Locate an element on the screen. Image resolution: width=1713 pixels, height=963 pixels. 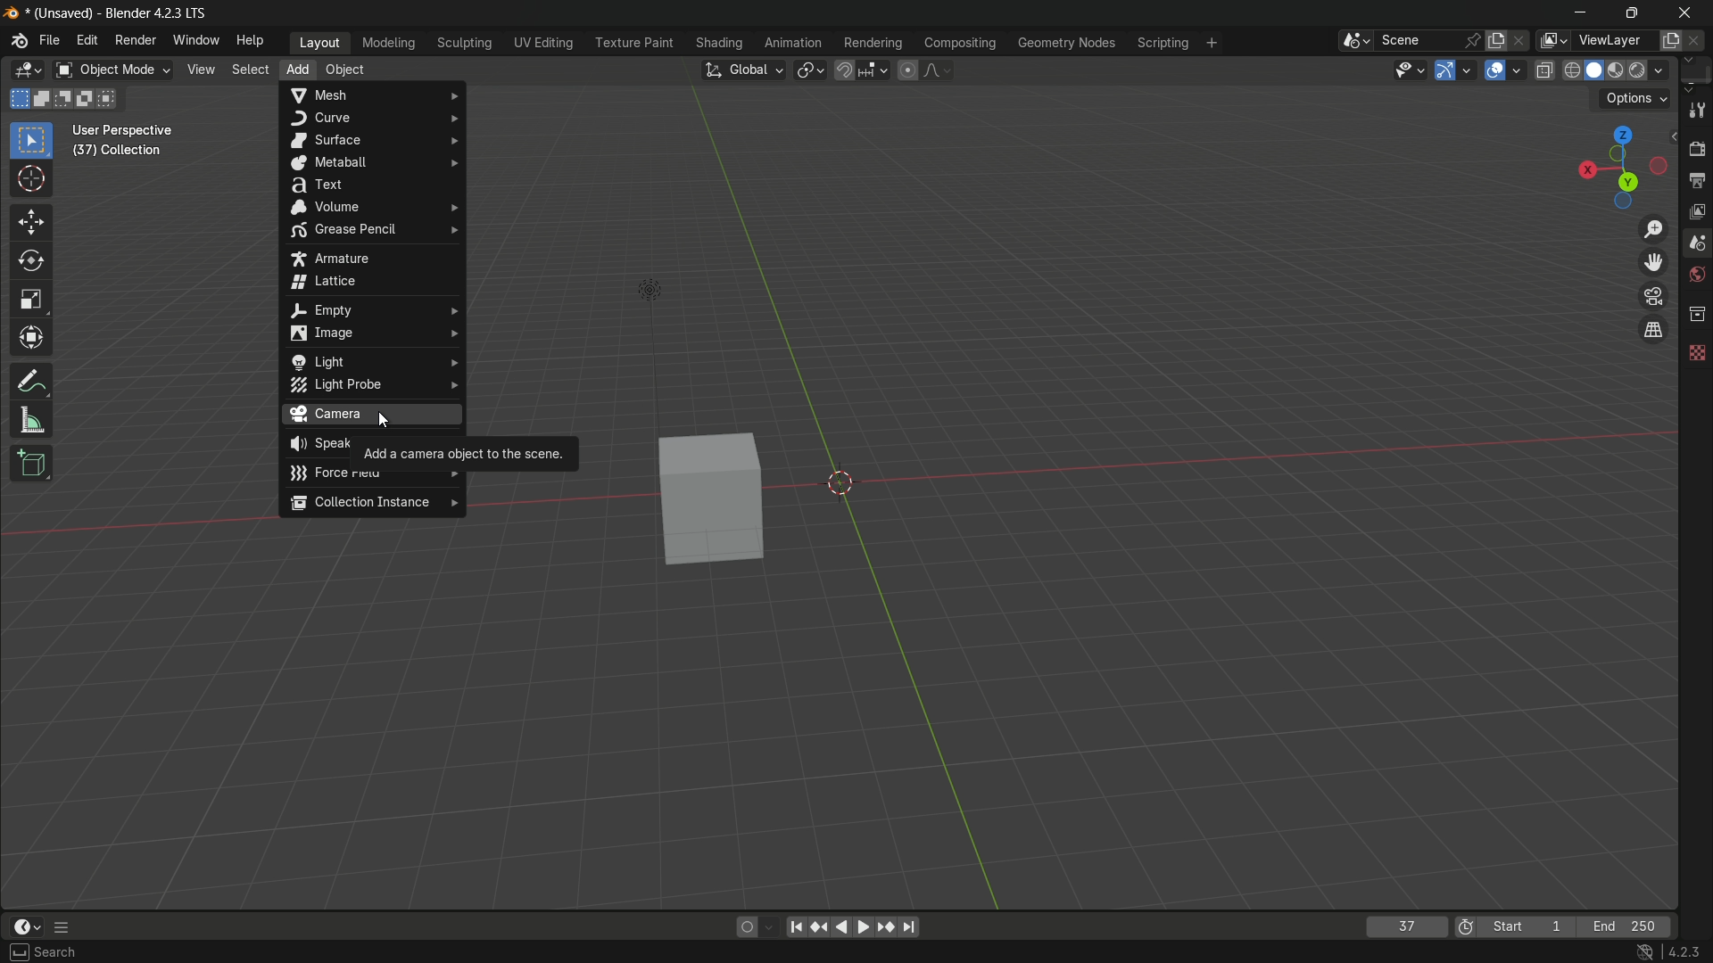
texture menu is located at coordinates (631, 44).